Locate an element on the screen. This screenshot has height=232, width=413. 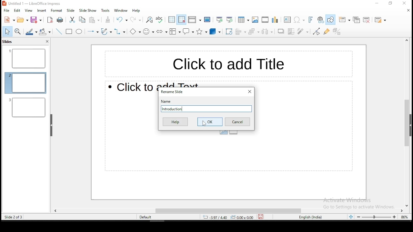
0.00x0.00 is located at coordinates (244, 217).